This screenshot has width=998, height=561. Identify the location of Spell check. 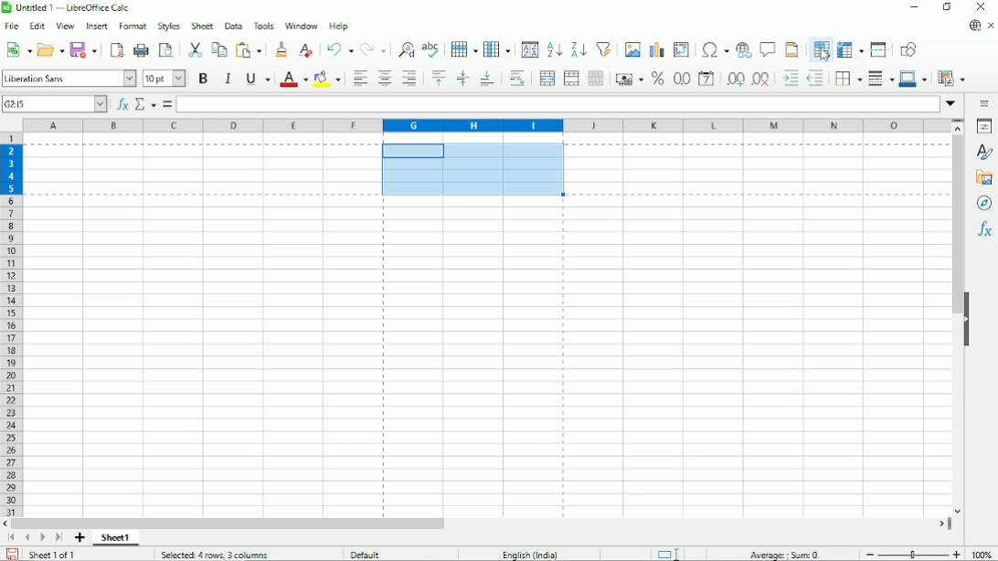
(430, 48).